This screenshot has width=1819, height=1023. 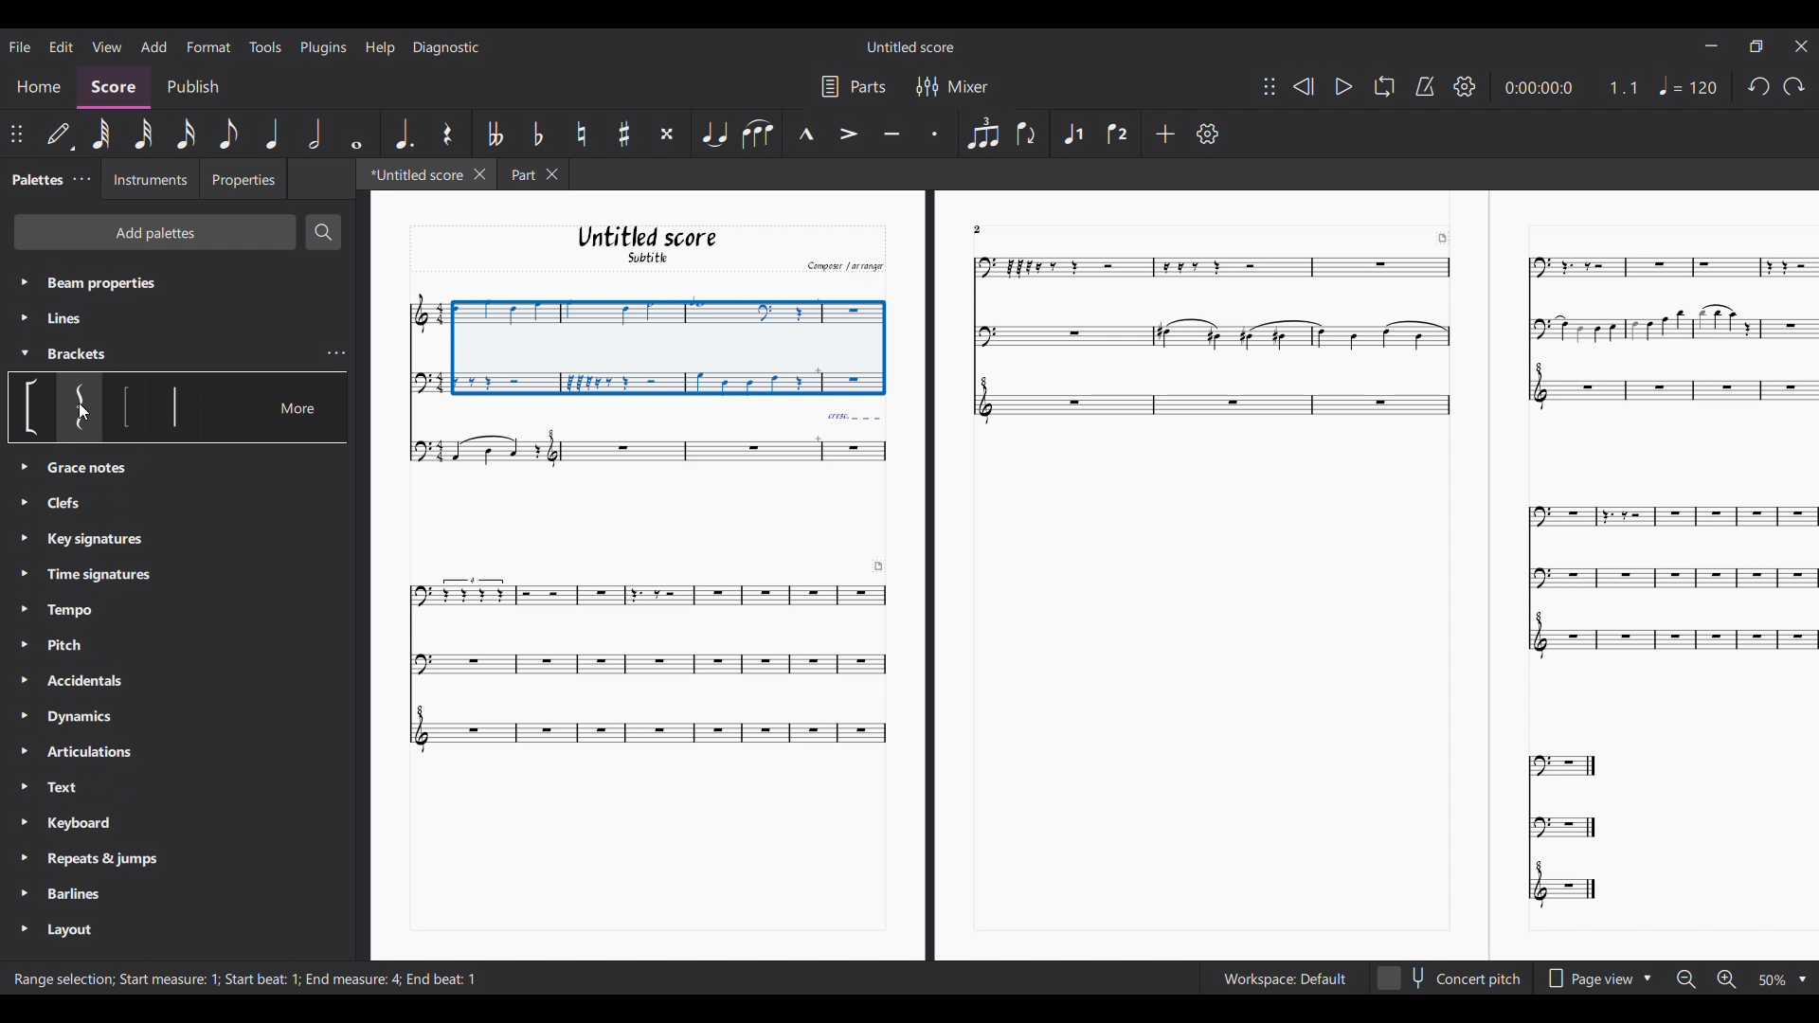 I want to click on Tuplet, so click(x=982, y=133).